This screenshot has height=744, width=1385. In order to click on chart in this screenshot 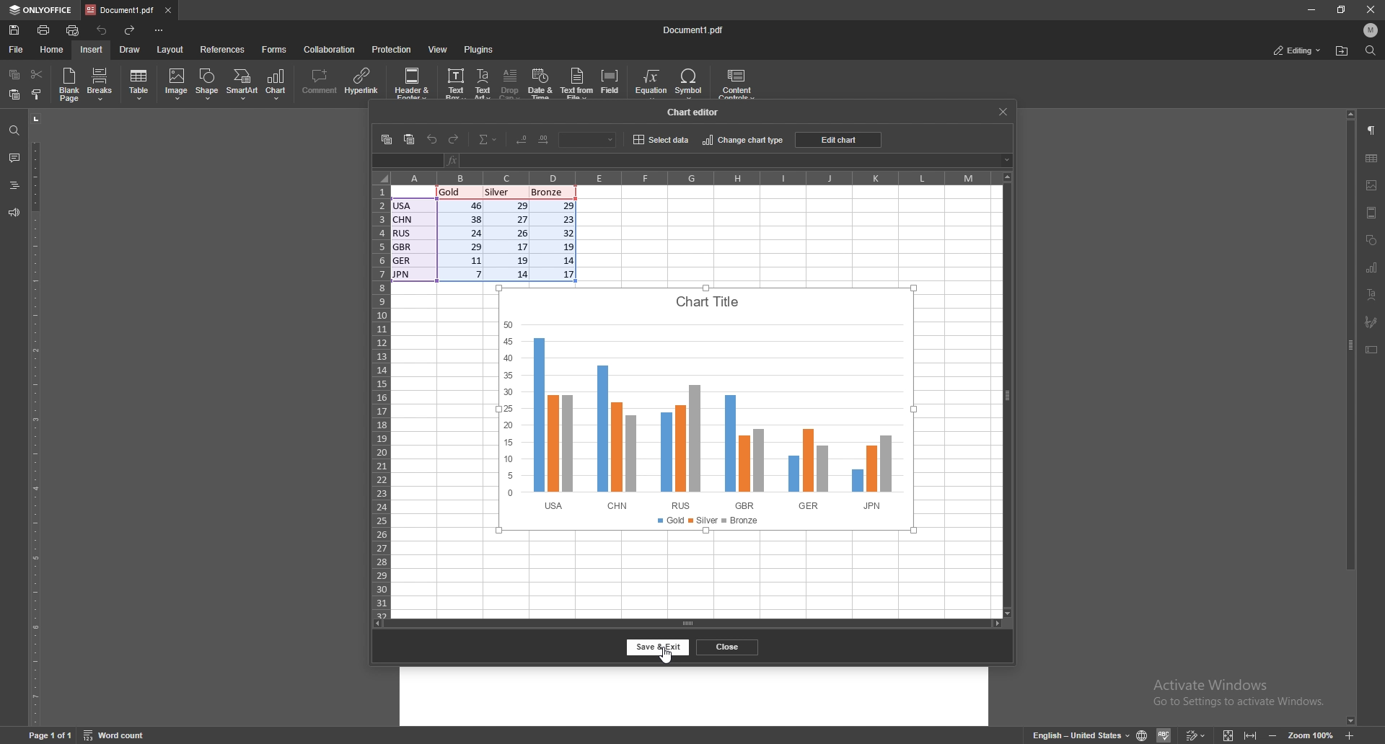, I will do `click(705, 409)`.